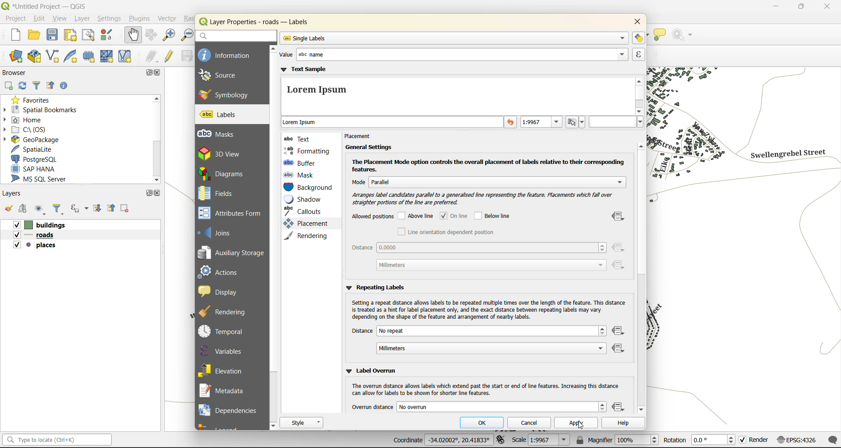 This screenshot has width=841, height=448. What do you see at coordinates (511, 123) in the screenshot?
I see `reset` at bounding box center [511, 123].